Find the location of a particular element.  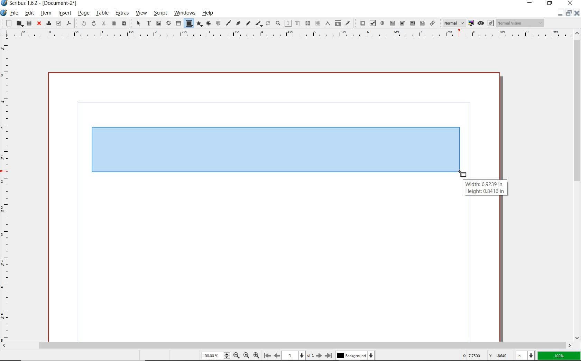

minimize is located at coordinates (559, 15).